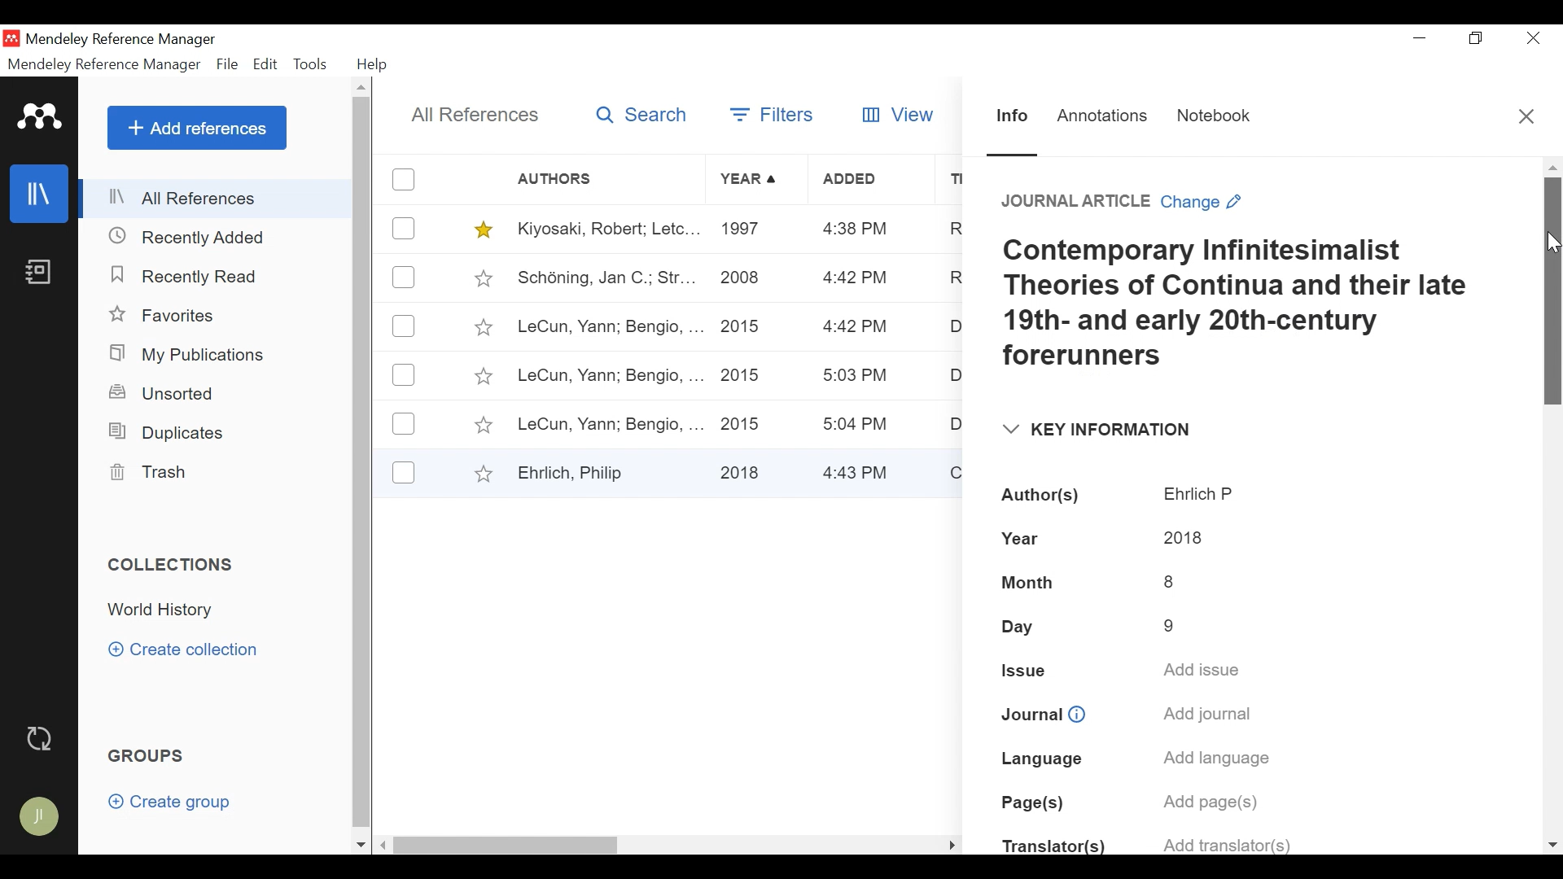 This screenshot has height=879, width=1563. I want to click on 9, so click(1170, 620).